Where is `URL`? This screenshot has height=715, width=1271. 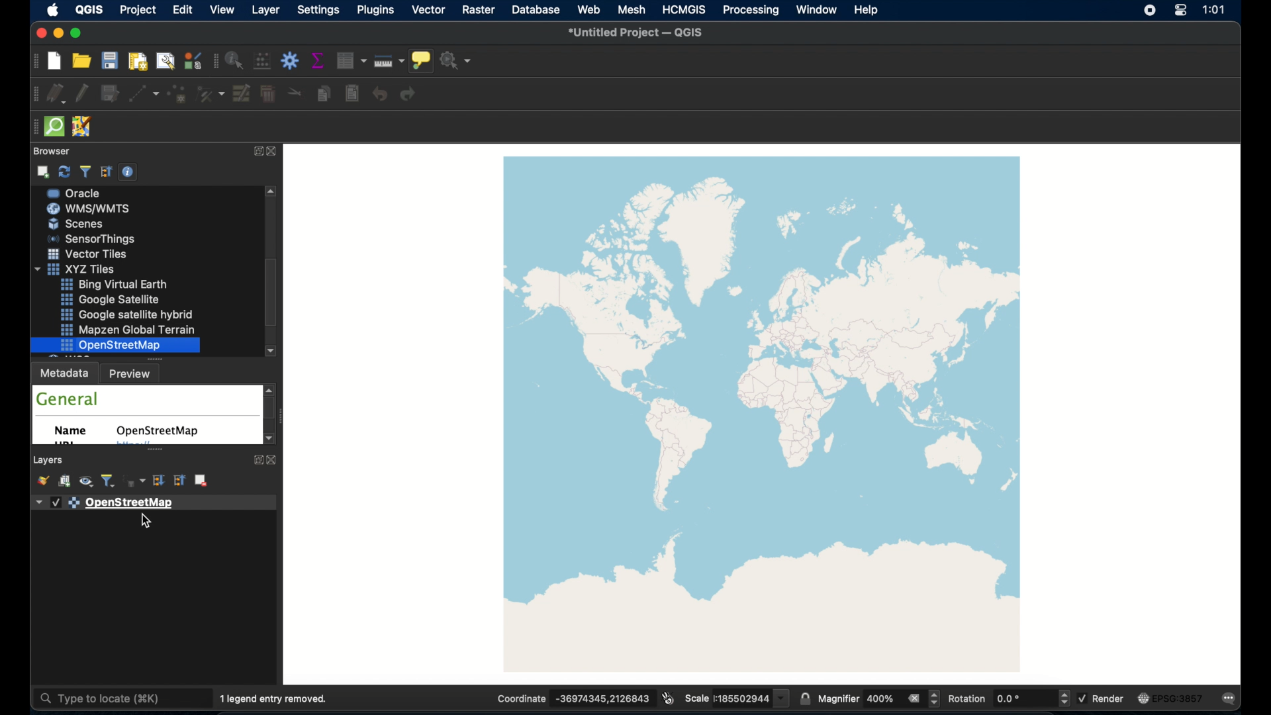
URL is located at coordinates (64, 444).